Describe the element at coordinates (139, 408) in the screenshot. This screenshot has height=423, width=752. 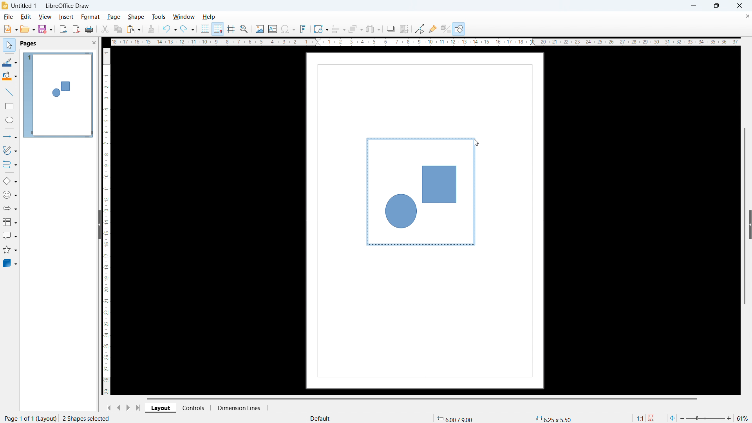
I see `go to last page` at that location.